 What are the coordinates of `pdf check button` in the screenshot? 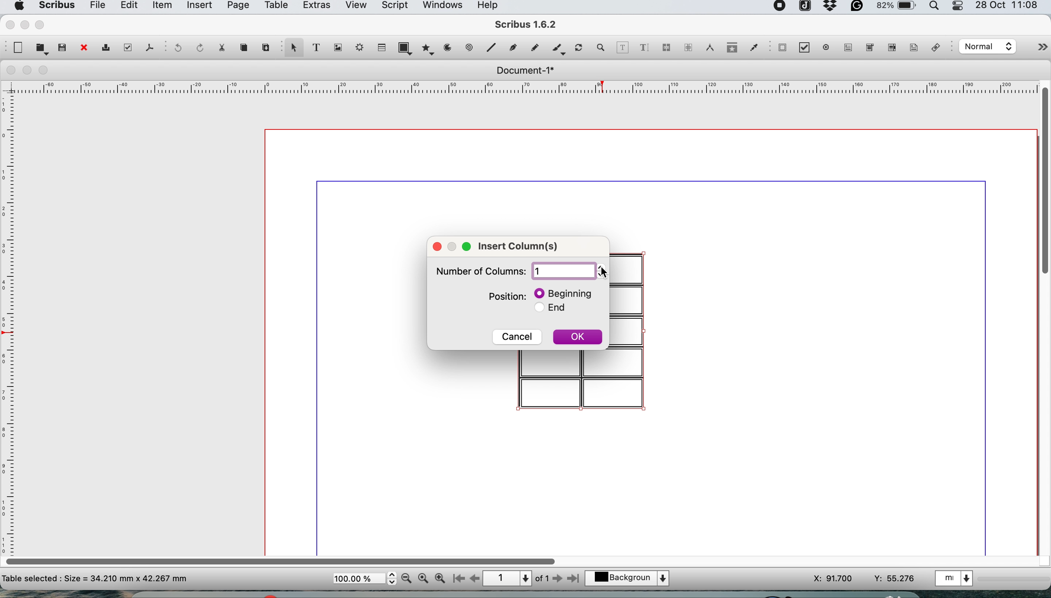 It's located at (782, 47).